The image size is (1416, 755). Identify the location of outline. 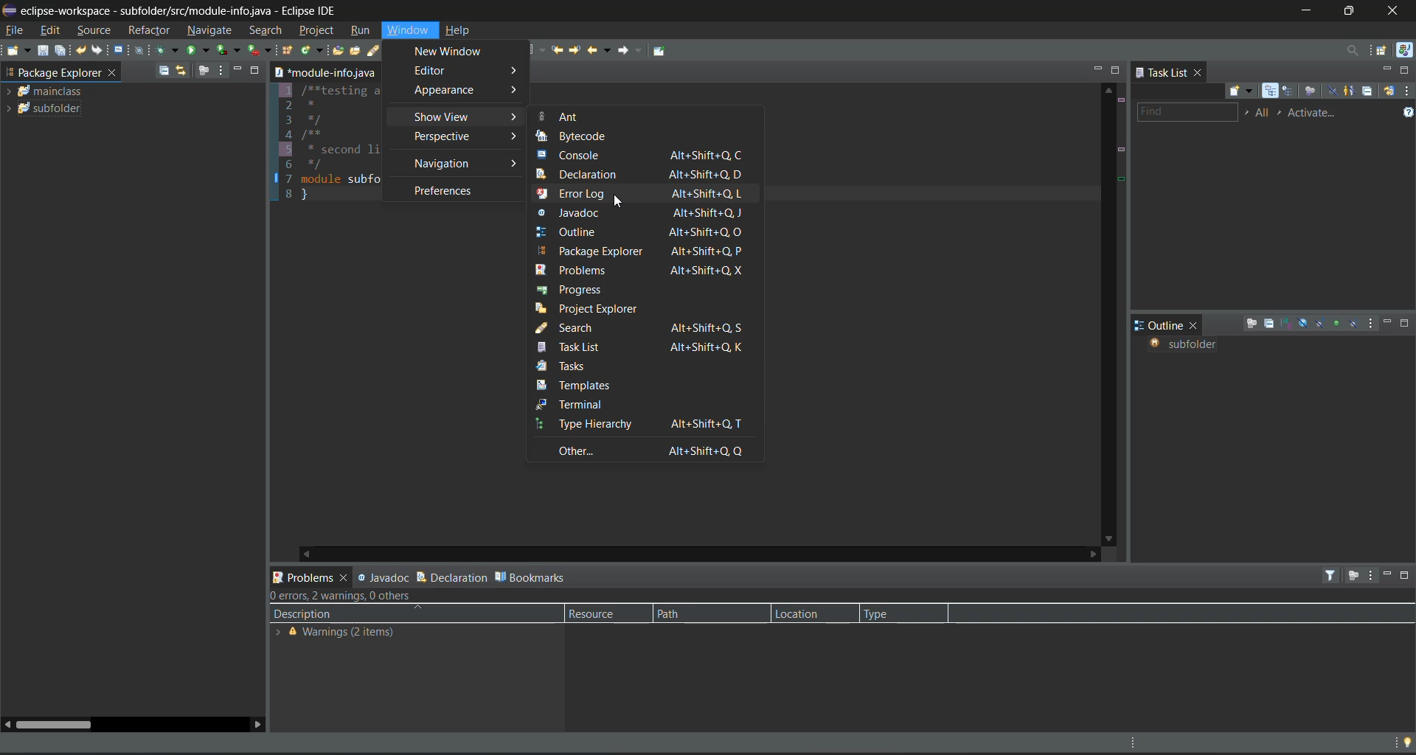
(1159, 325).